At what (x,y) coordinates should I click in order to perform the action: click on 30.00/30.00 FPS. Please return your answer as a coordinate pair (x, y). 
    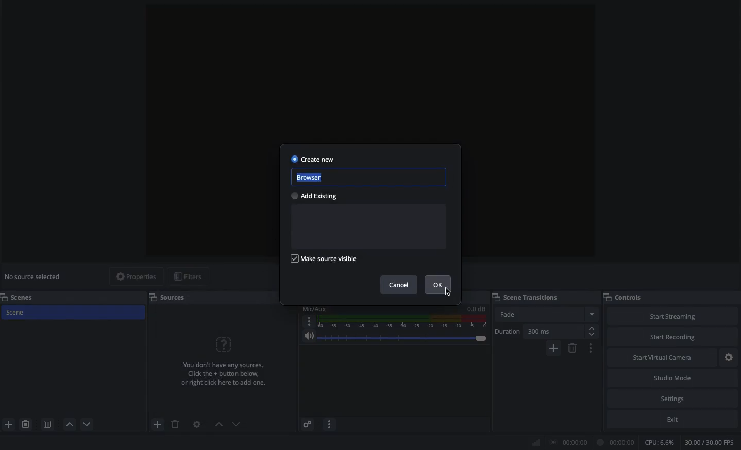
    Looking at the image, I should click on (711, 442).